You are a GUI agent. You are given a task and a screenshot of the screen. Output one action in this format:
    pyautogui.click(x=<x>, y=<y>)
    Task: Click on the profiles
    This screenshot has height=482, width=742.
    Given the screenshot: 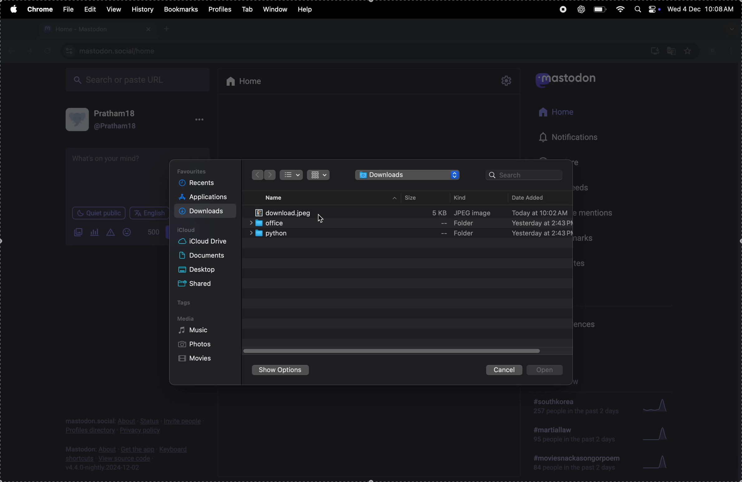 What is the action you would take?
    pyautogui.click(x=219, y=10)
    